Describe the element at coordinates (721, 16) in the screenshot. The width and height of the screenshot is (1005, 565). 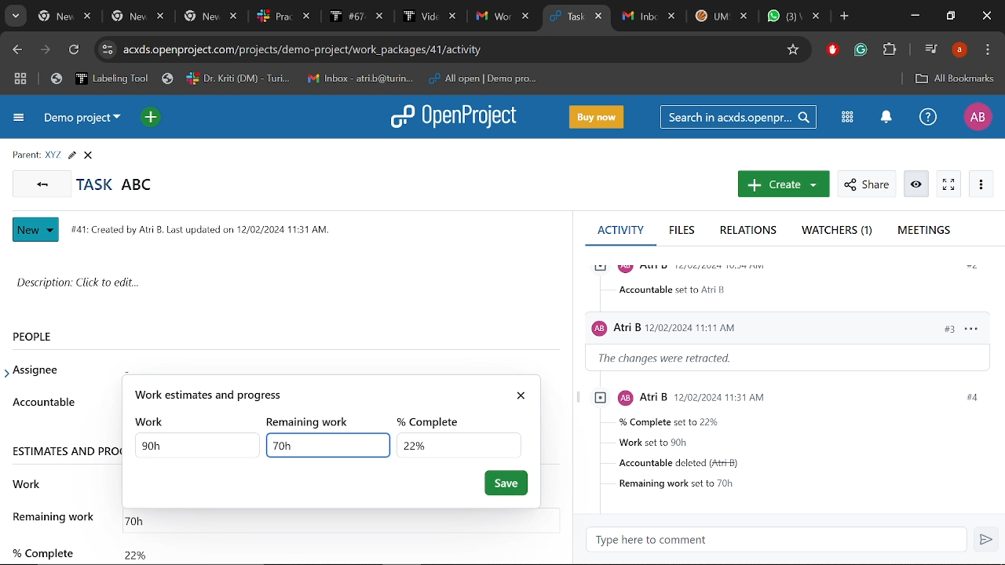
I see `Other tabs` at that location.